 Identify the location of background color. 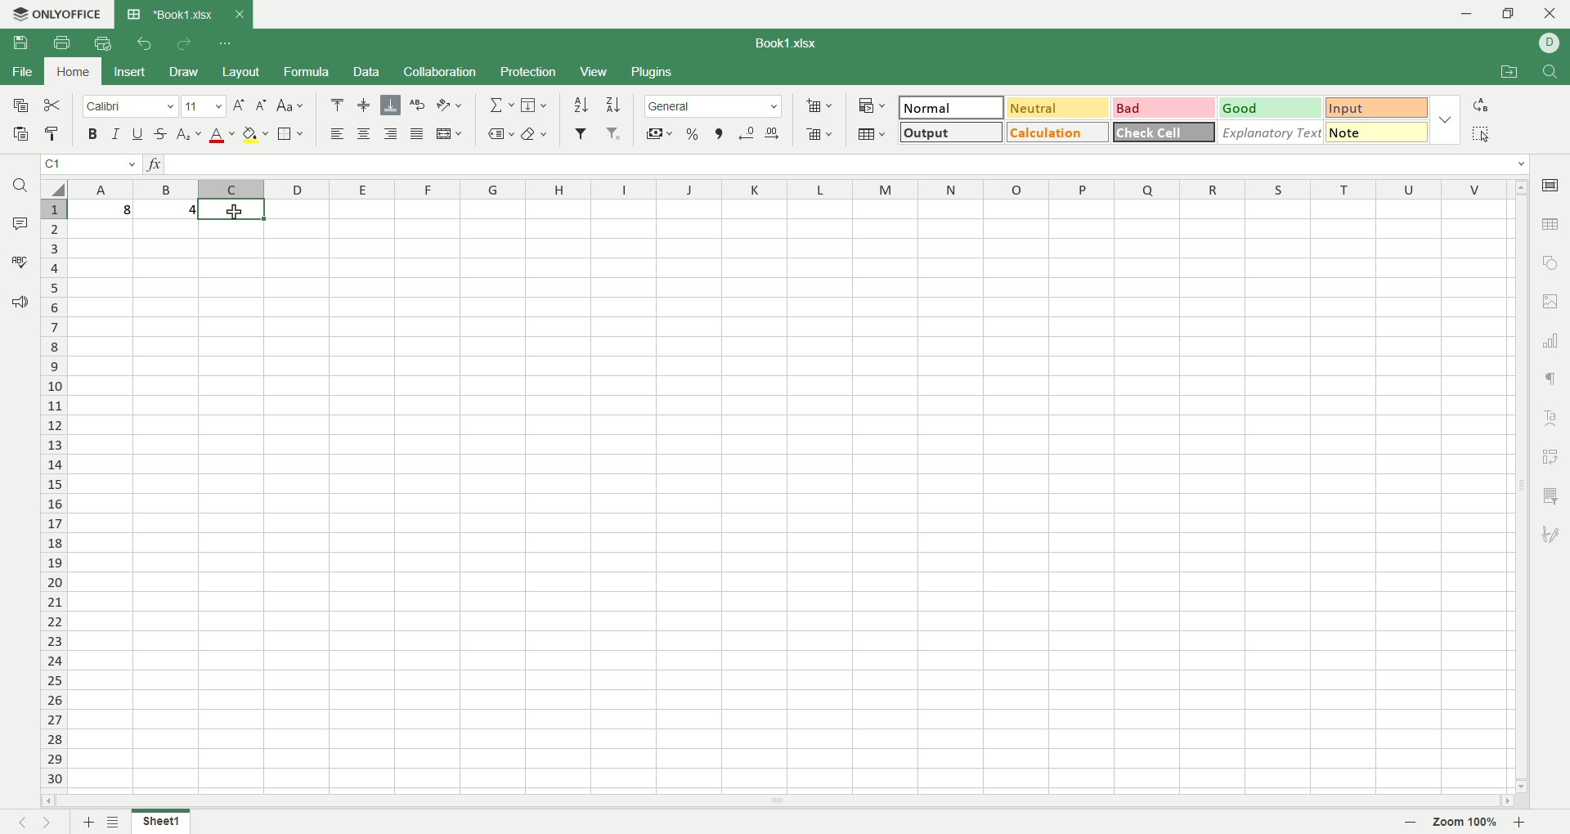
(256, 135).